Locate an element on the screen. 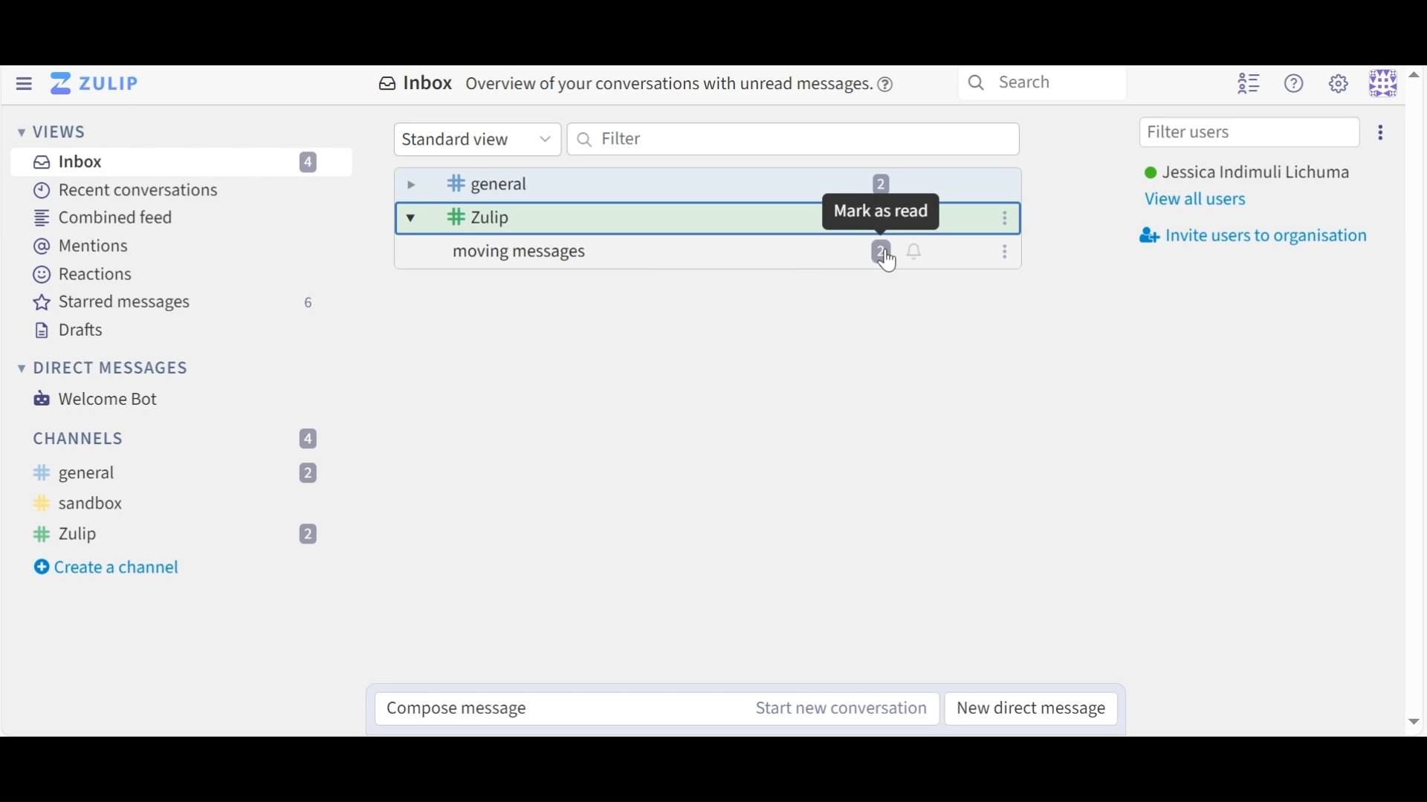 This screenshot has width=1427, height=802. message is located at coordinates (713, 252).